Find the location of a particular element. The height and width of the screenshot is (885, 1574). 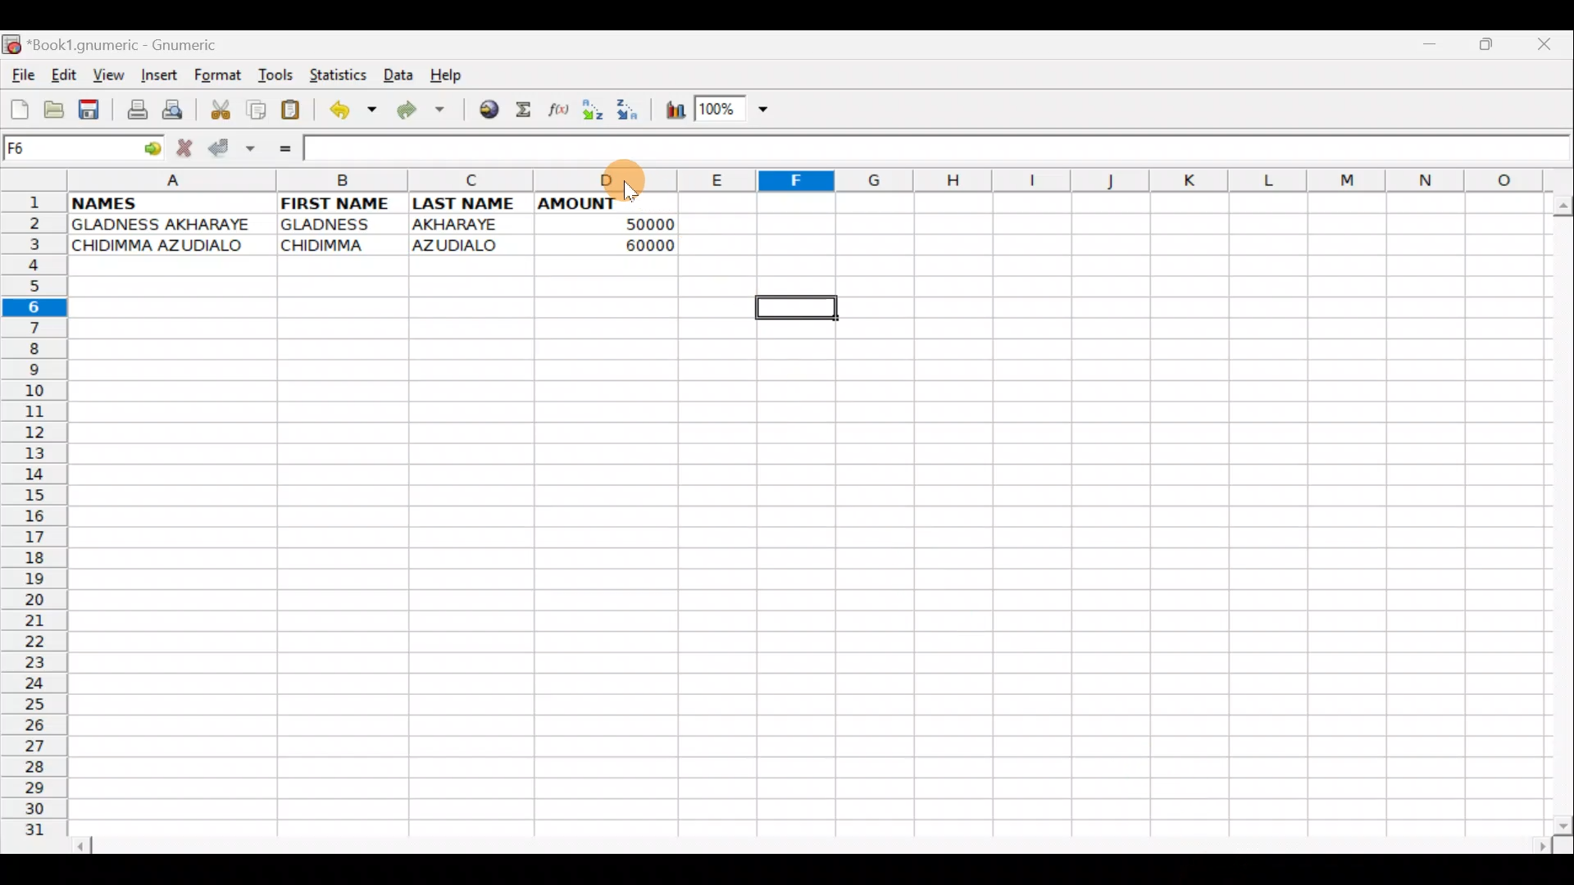

Accept change is located at coordinates (232, 148).